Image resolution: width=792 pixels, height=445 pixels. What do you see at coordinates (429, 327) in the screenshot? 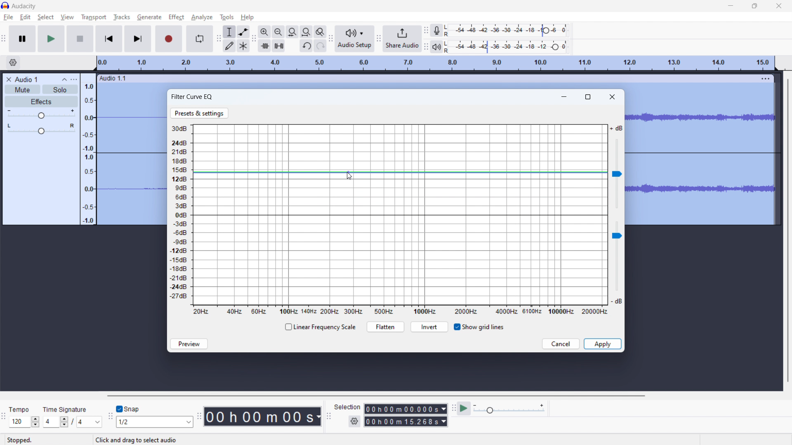
I see `invert` at bounding box center [429, 327].